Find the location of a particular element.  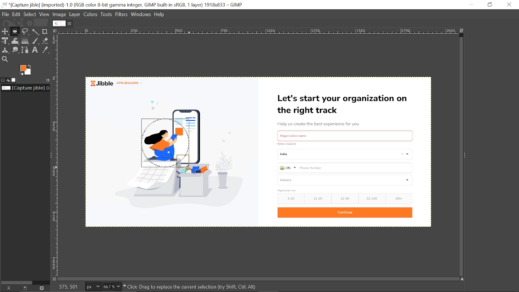

help is located at coordinates (161, 14).